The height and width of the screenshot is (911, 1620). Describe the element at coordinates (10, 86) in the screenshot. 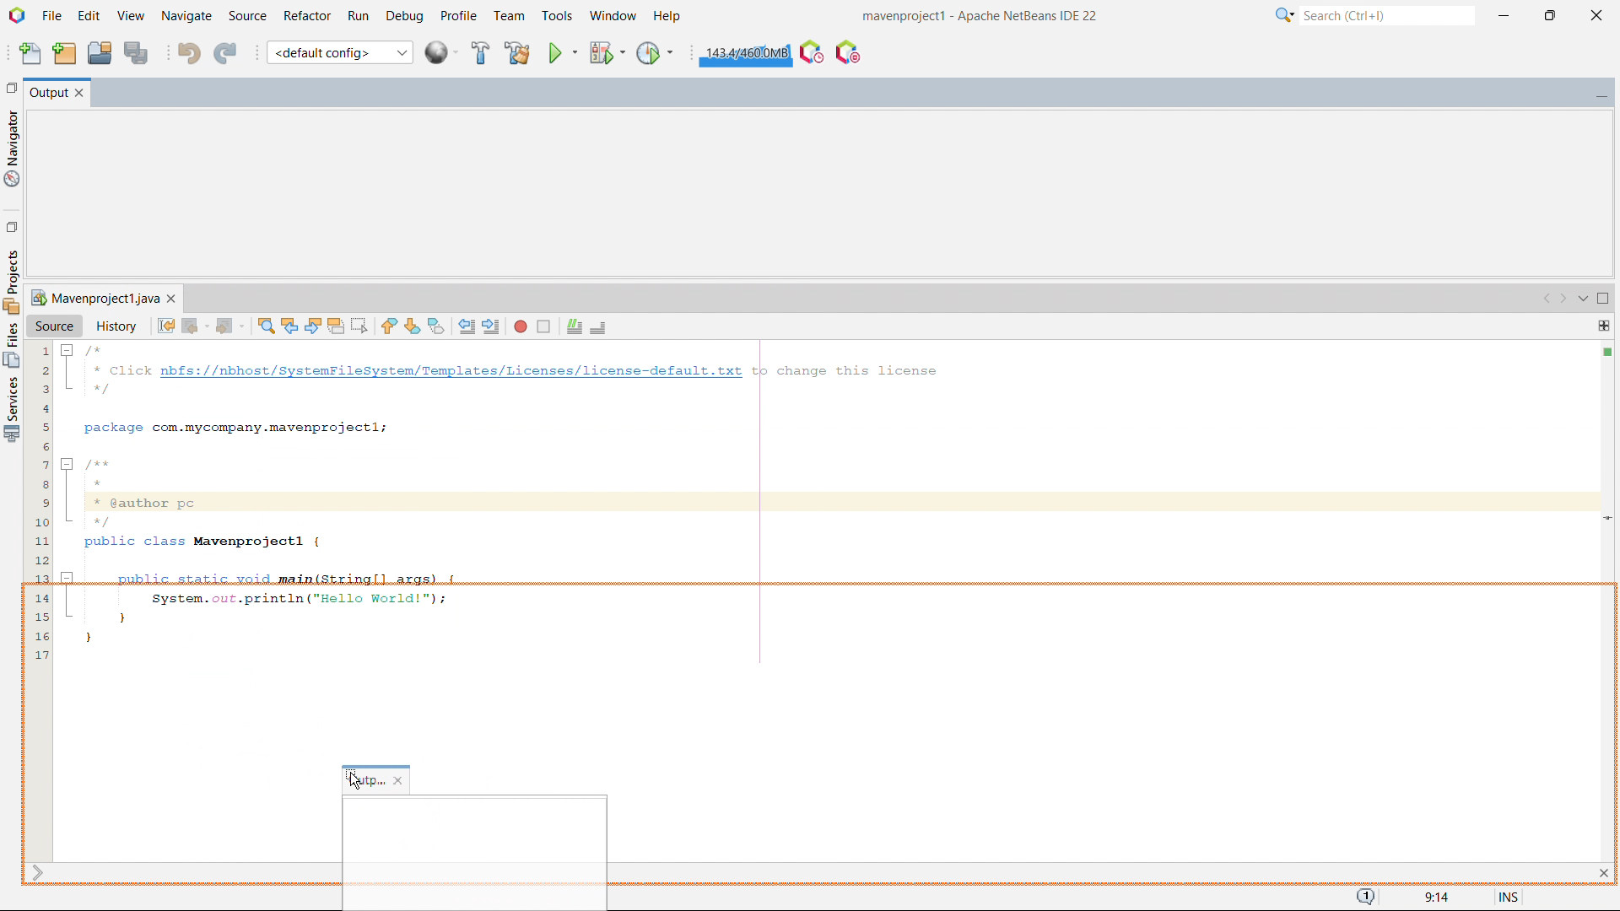

I see `restore window group` at that location.